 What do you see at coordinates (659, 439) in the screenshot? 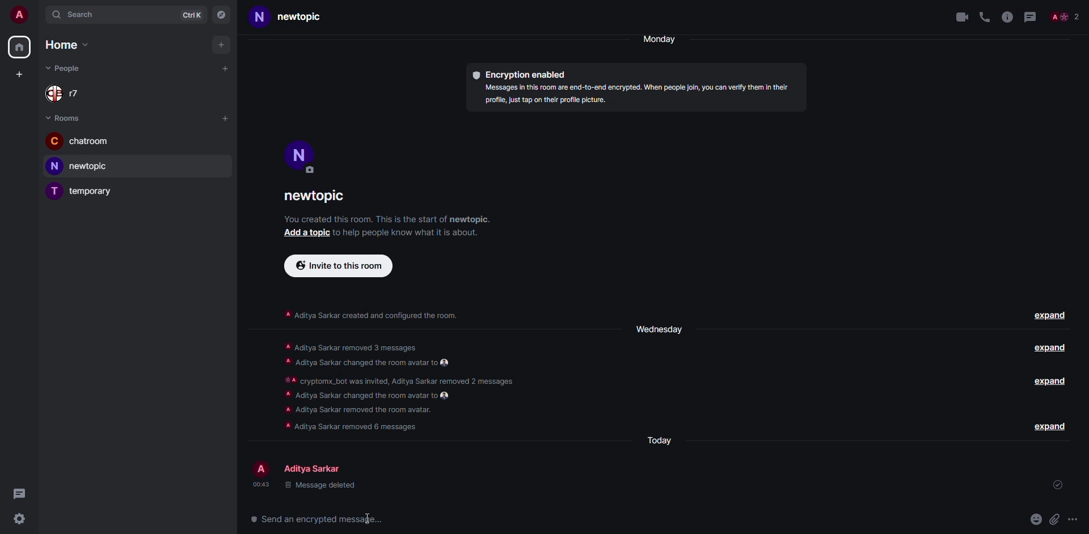
I see `day` at bounding box center [659, 439].